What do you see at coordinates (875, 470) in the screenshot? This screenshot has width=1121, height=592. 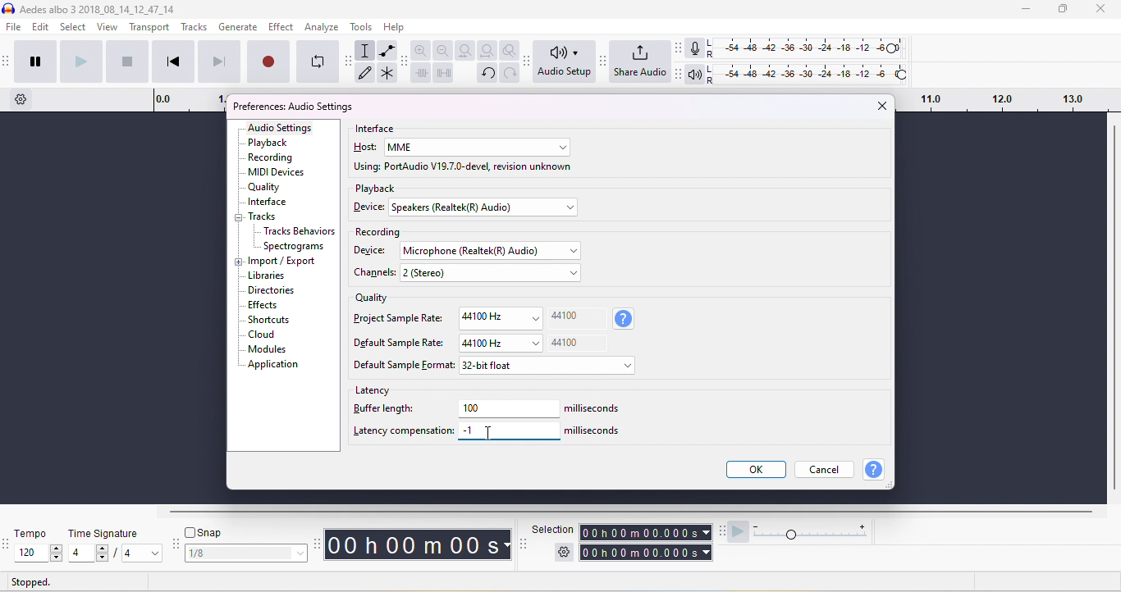 I see `help` at bounding box center [875, 470].